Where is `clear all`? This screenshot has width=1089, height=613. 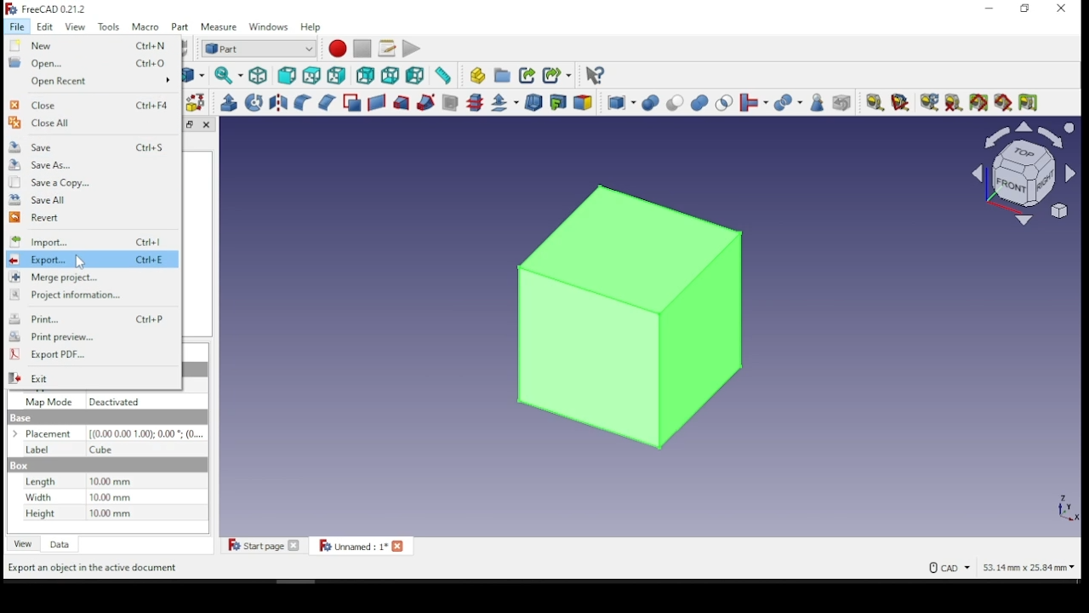 clear all is located at coordinates (953, 101).